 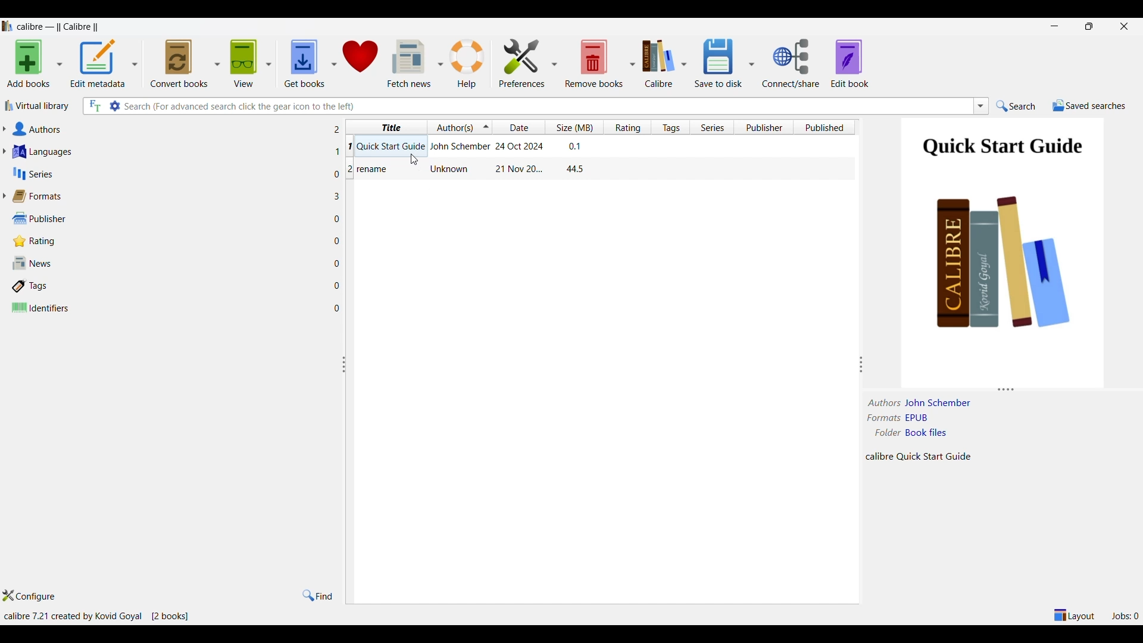 I want to click on Change height of panels attached, so click(x=992, y=389).